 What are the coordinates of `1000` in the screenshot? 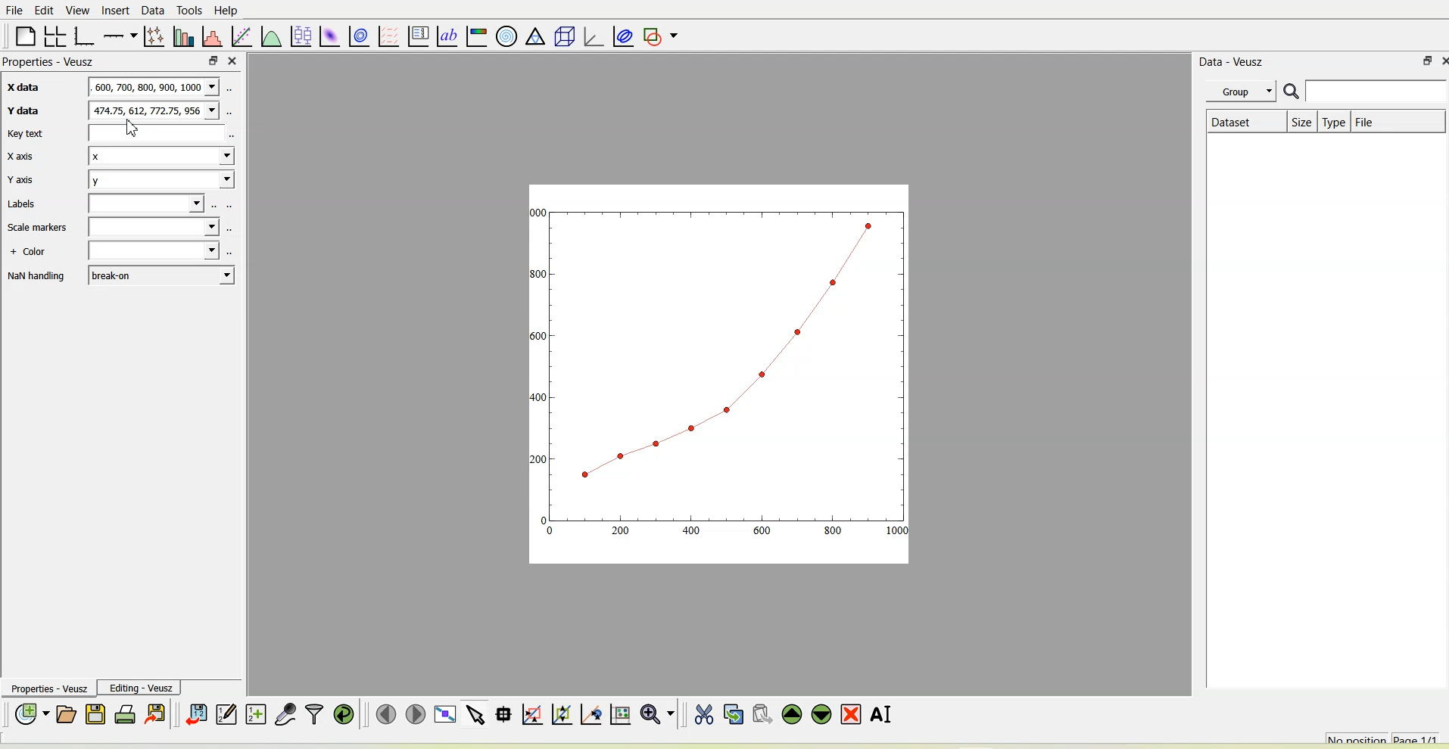 It's located at (538, 212).